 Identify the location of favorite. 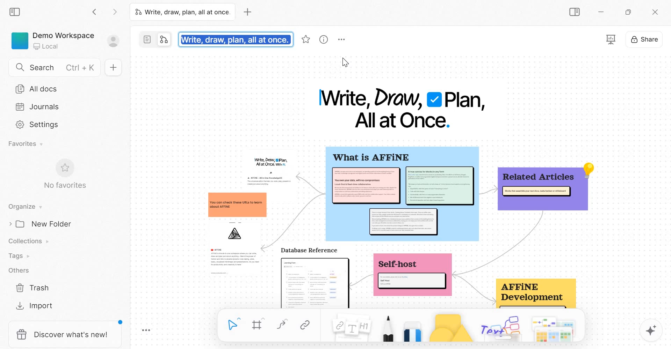
(306, 39).